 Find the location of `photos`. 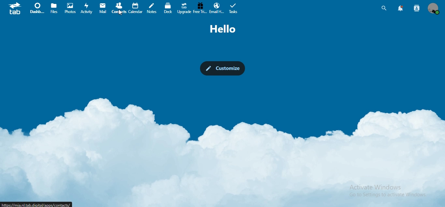

photos is located at coordinates (69, 8).